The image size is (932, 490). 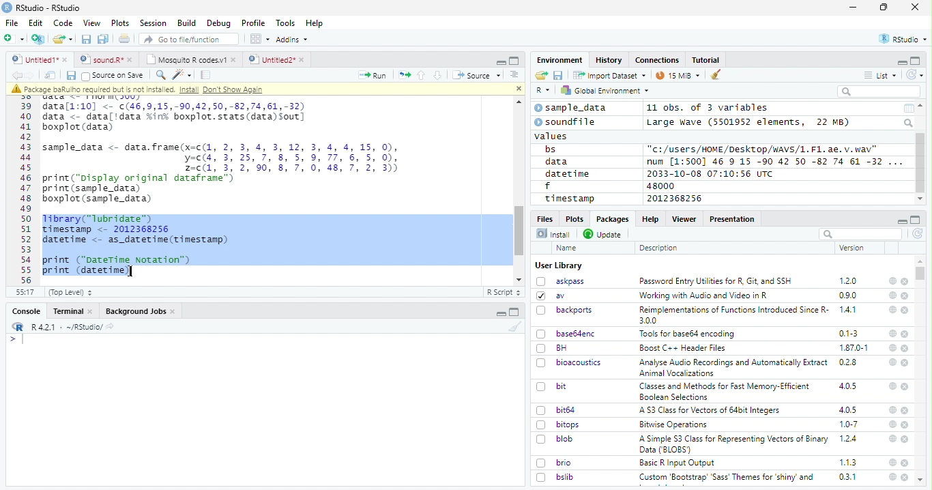 What do you see at coordinates (567, 173) in the screenshot?
I see `datetime` at bounding box center [567, 173].